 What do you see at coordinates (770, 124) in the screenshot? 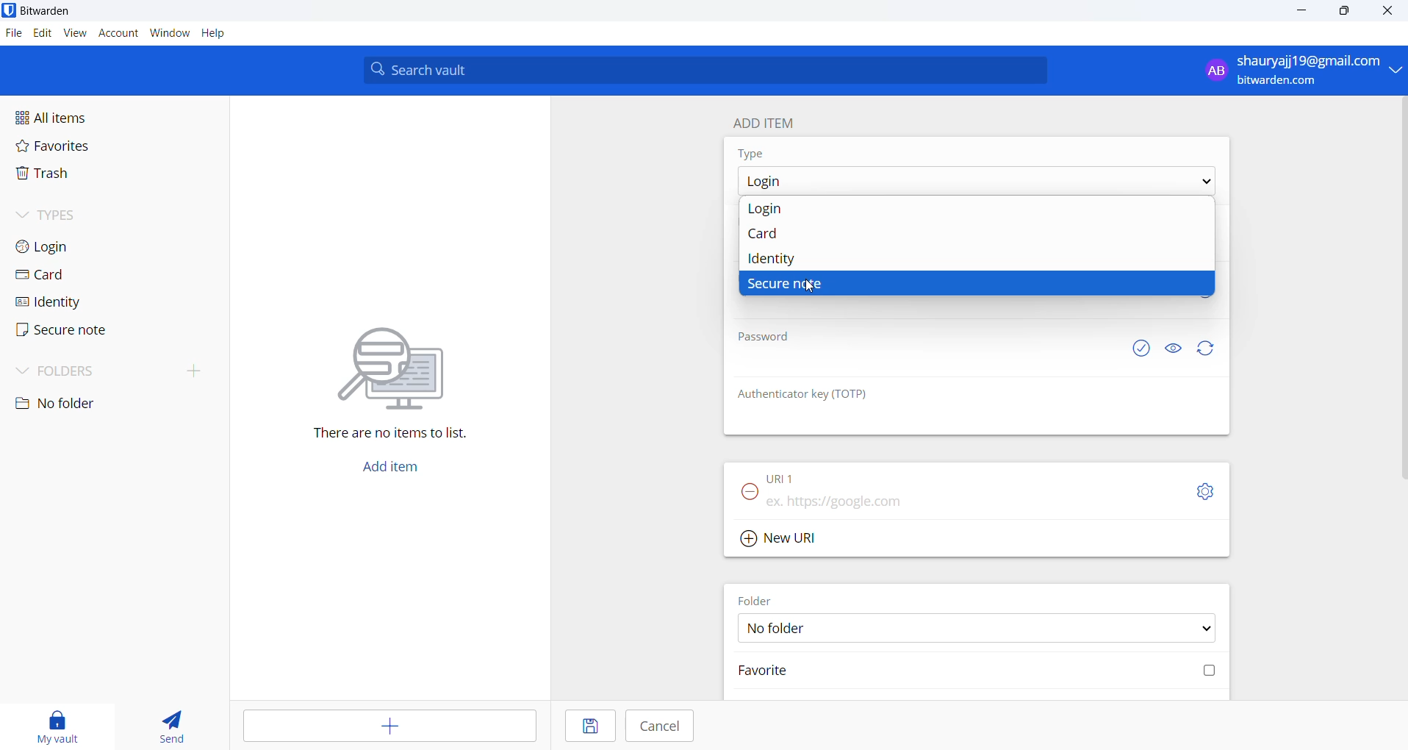
I see `add item heading` at bounding box center [770, 124].